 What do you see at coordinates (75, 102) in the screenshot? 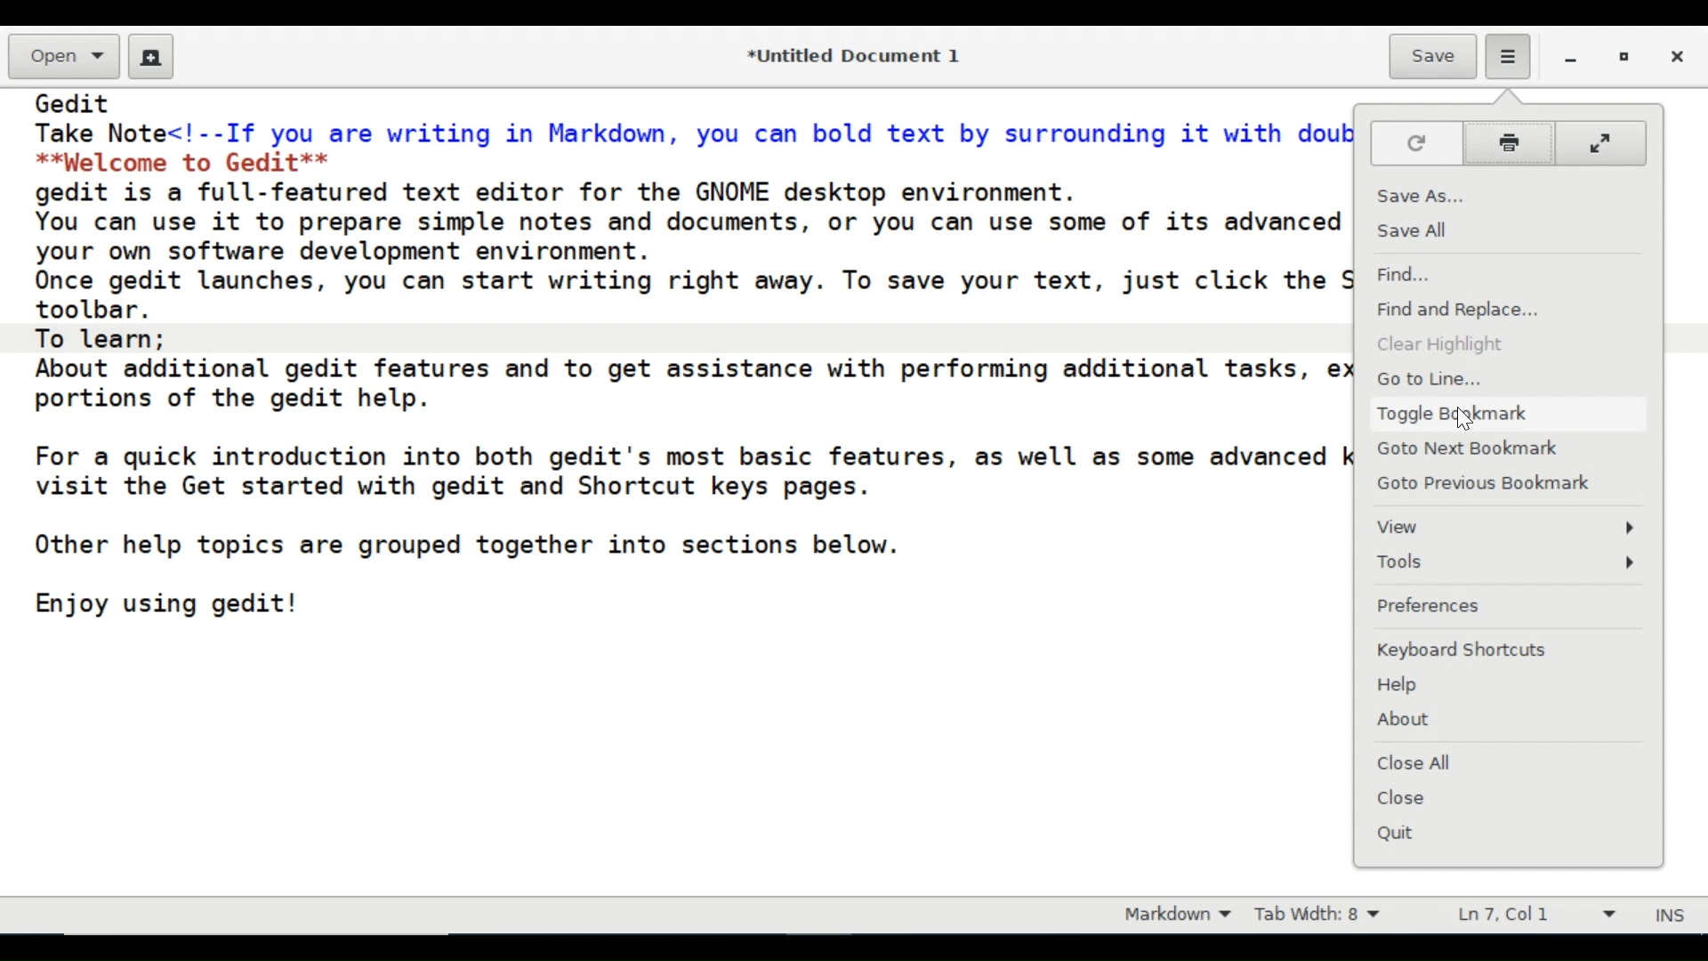
I see `Gedit` at bounding box center [75, 102].